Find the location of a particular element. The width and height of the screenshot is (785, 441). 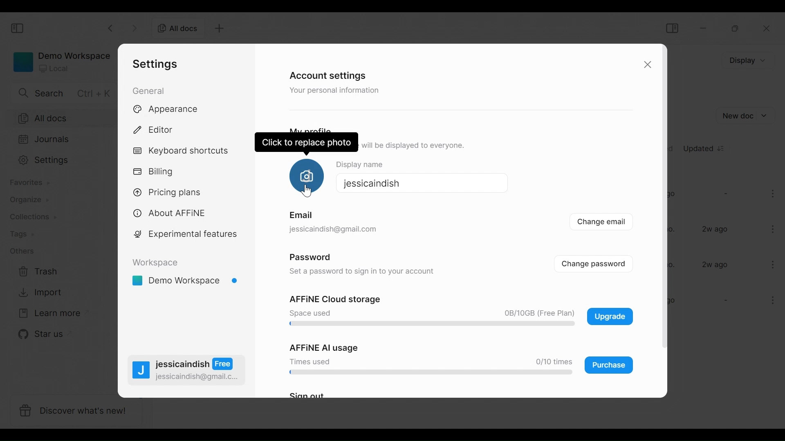

Add is located at coordinates (220, 29).